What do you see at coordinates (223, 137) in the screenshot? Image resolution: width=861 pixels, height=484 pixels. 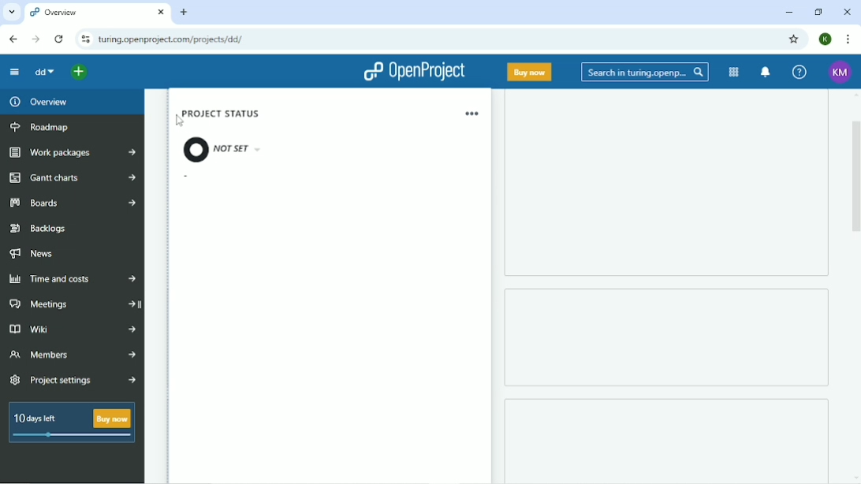 I see `Project status` at bounding box center [223, 137].